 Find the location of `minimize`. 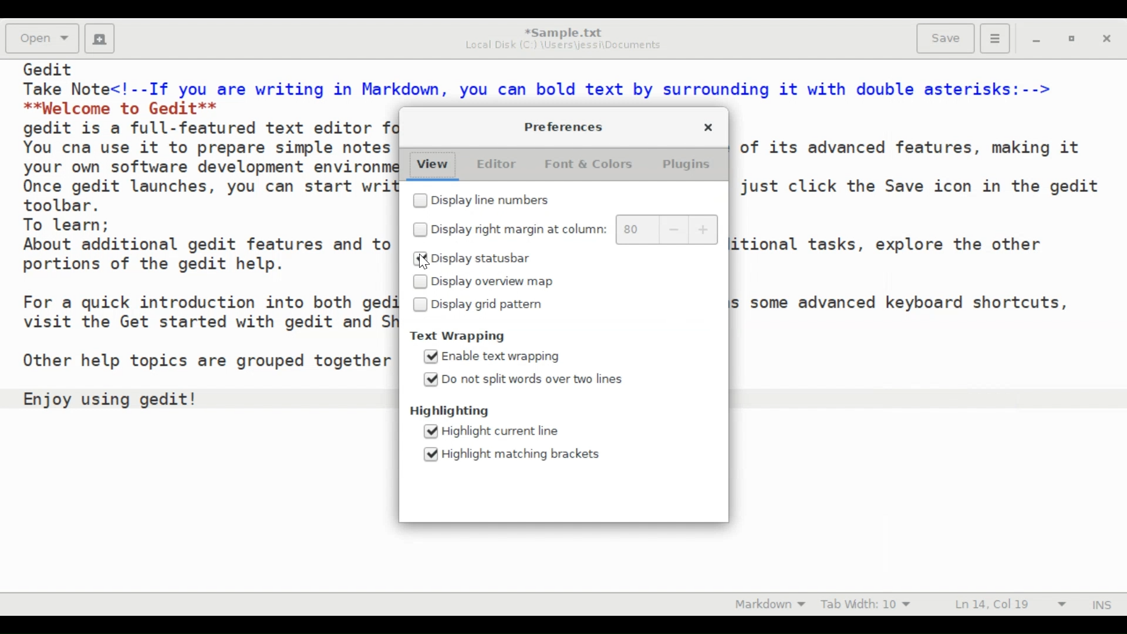

minimize is located at coordinates (1034, 41).